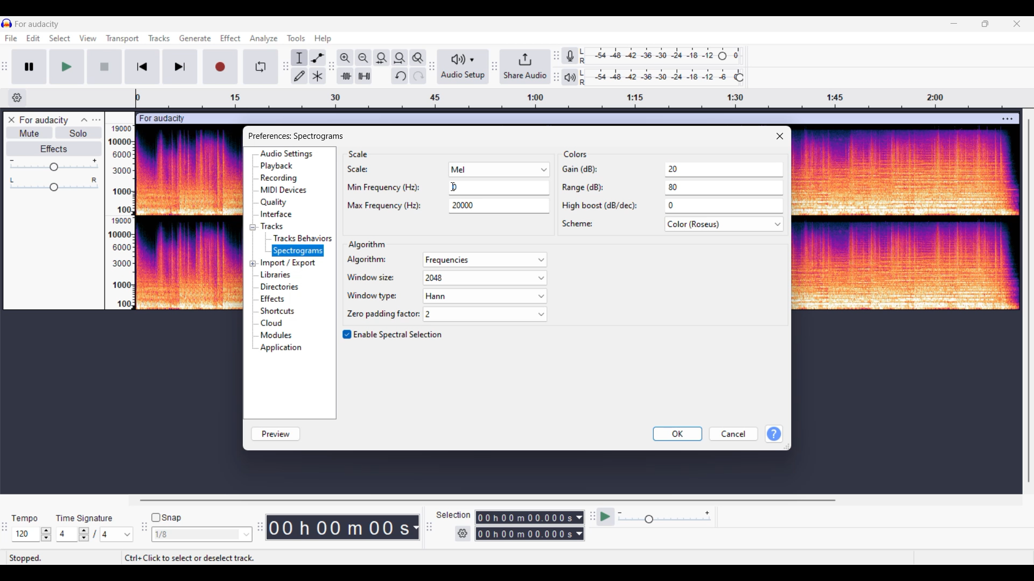 The height and width of the screenshot is (581, 1034). What do you see at coordinates (525, 526) in the screenshot?
I see `Selection duration` at bounding box center [525, 526].